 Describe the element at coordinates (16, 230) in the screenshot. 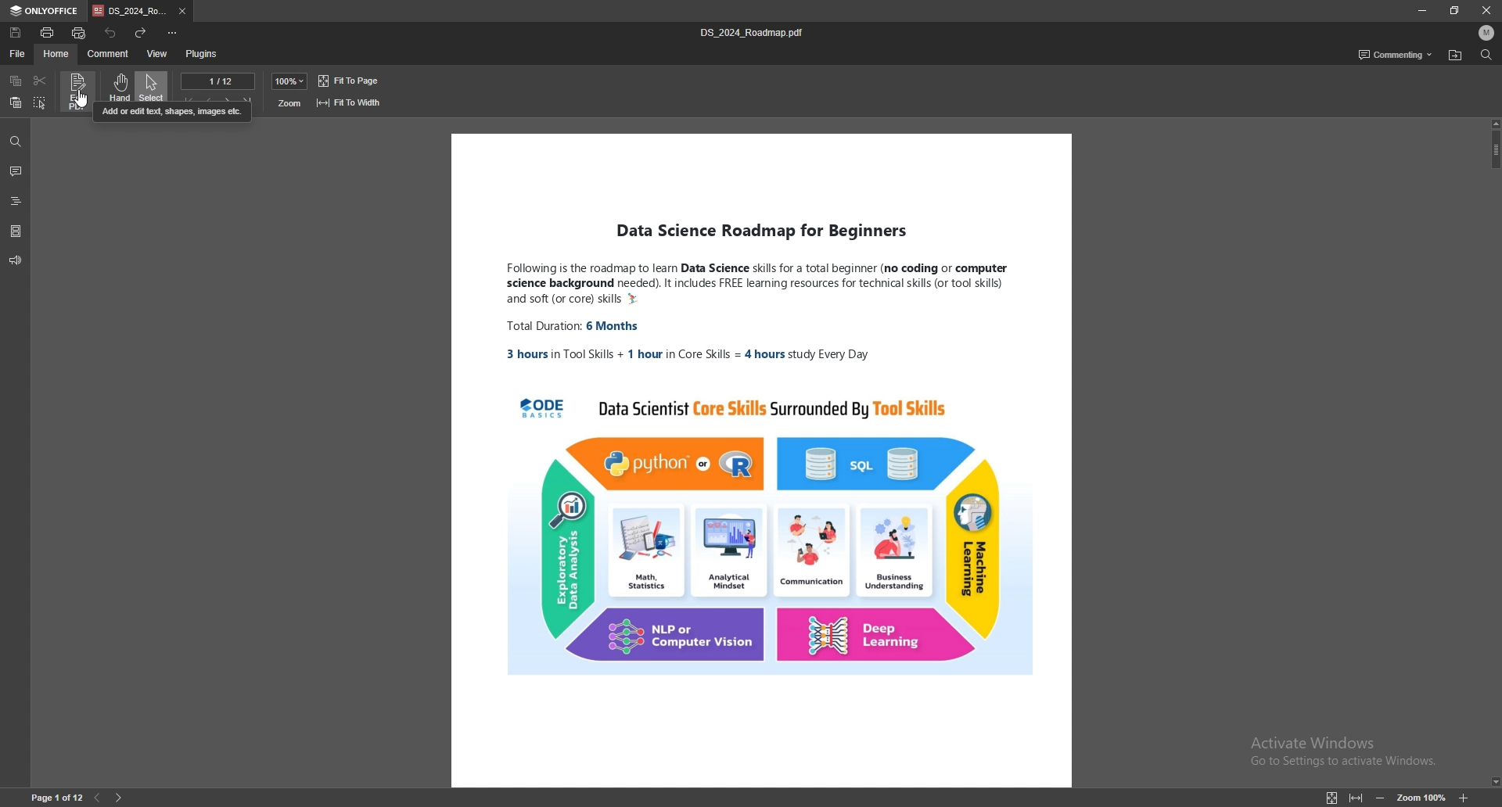

I see `pages` at that location.